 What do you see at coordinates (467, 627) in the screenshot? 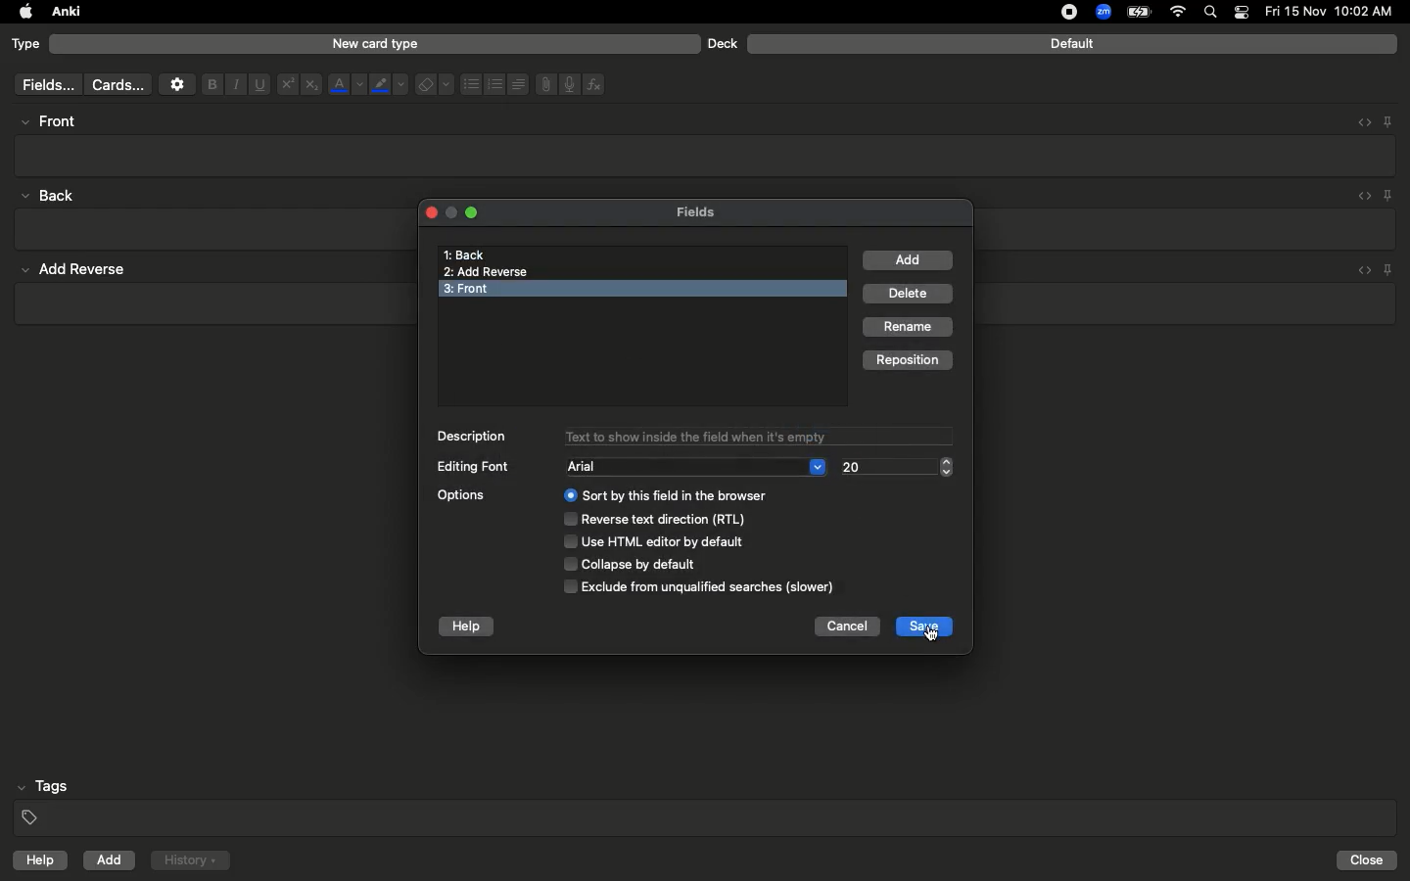
I see `help` at bounding box center [467, 627].